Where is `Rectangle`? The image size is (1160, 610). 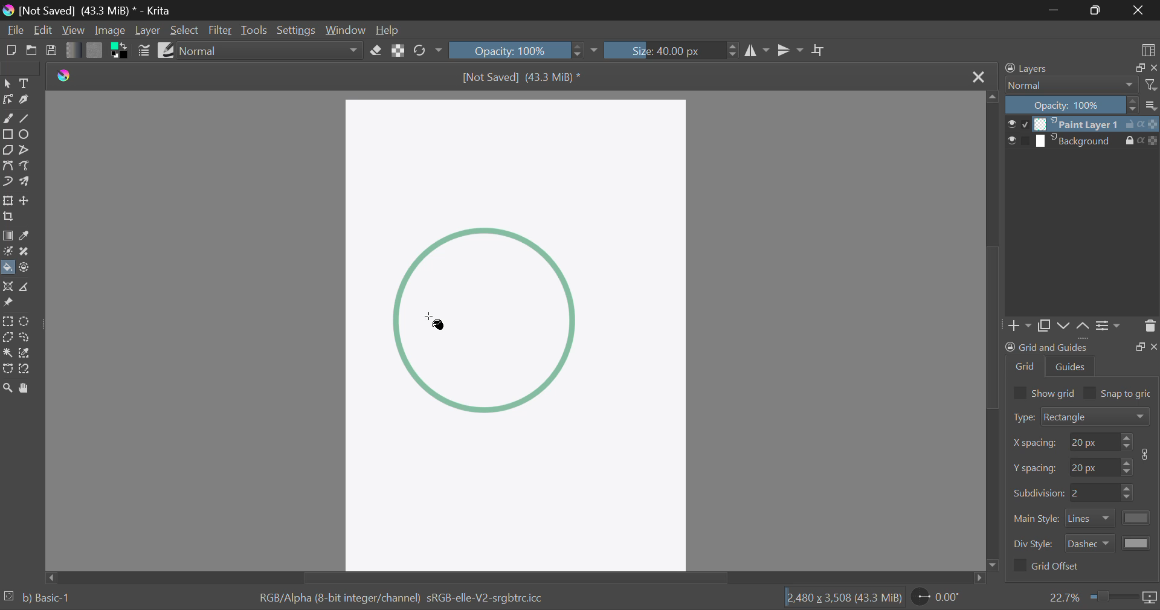
Rectangle is located at coordinates (8, 133).